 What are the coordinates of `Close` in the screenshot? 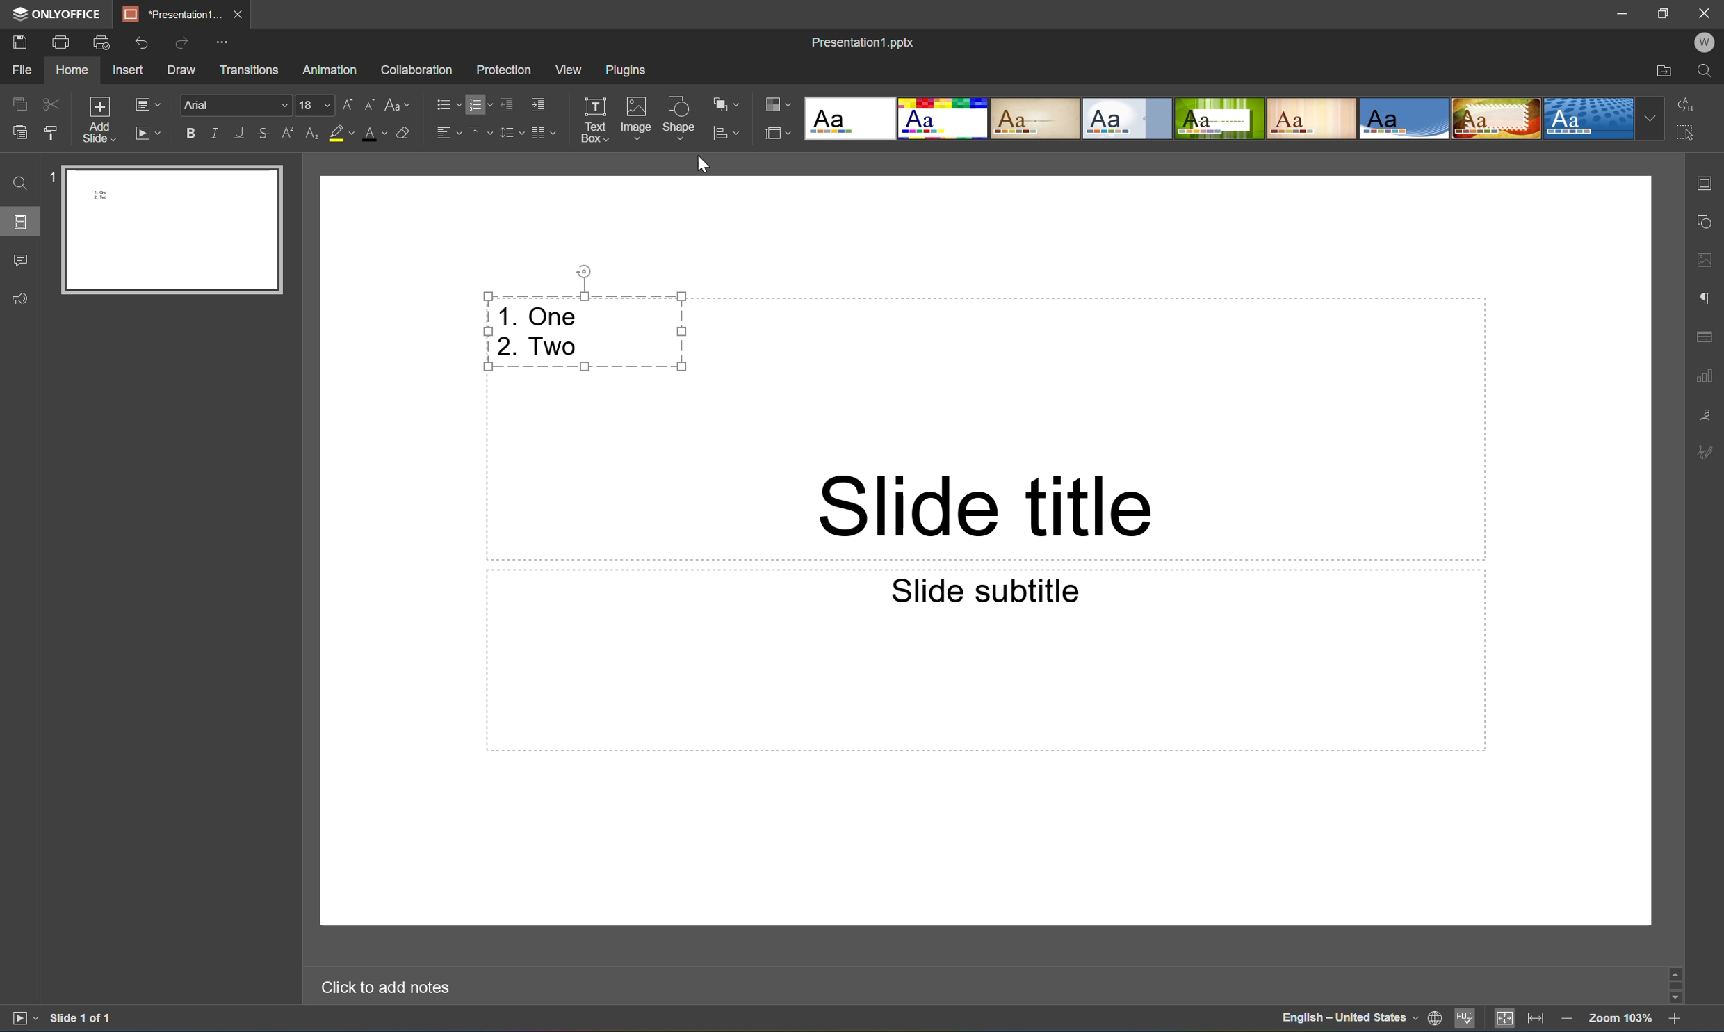 It's located at (242, 15).